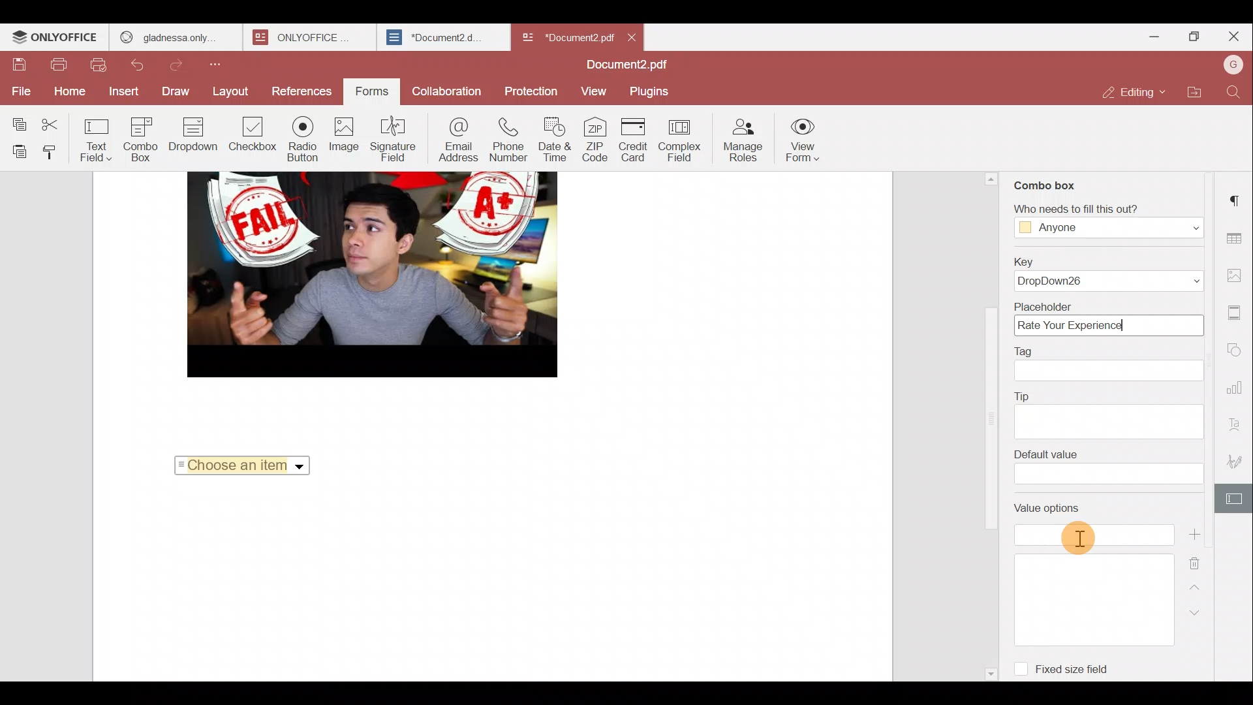 Image resolution: width=1253 pixels, height=705 pixels. What do you see at coordinates (301, 37) in the screenshot?
I see `ONLYOFFICE` at bounding box center [301, 37].